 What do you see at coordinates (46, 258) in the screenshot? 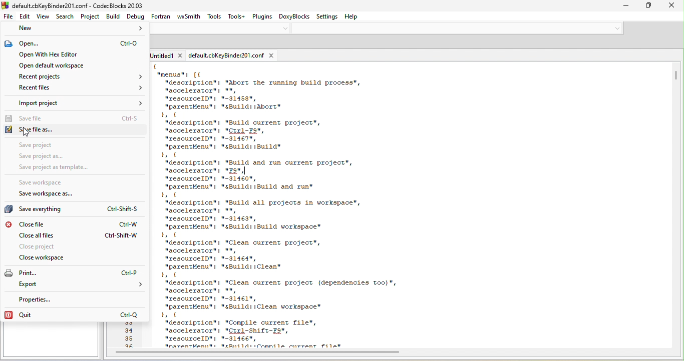
I see `close workspace` at bounding box center [46, 258].